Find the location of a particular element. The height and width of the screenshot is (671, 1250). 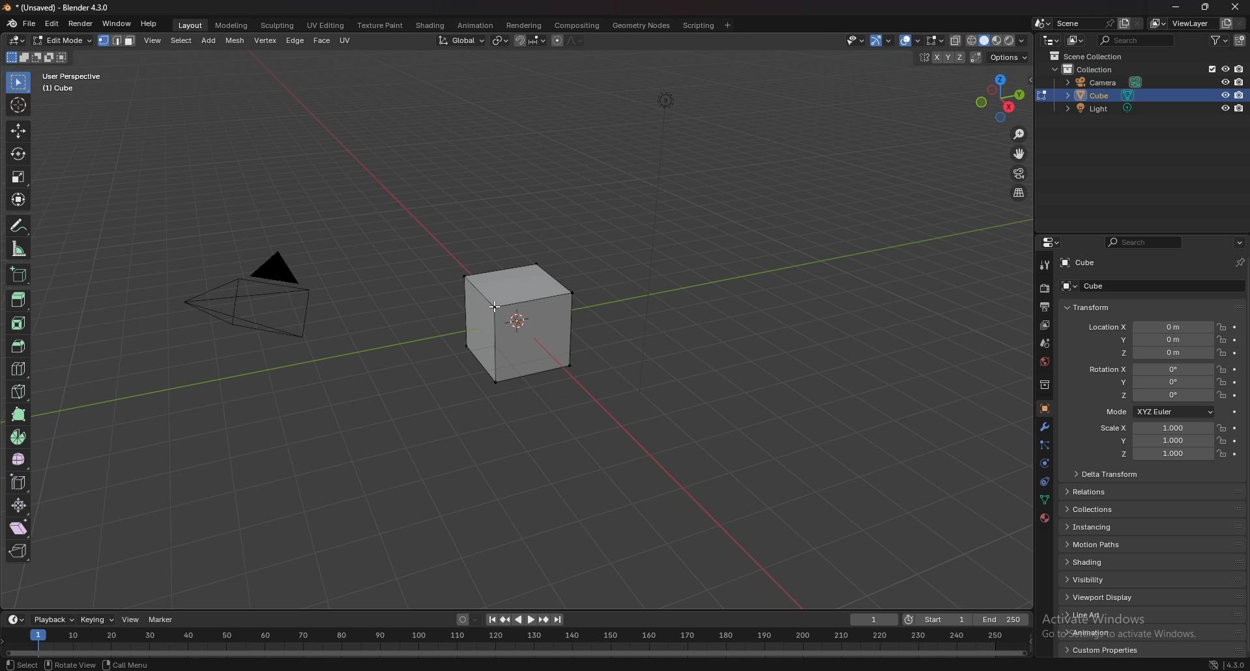

annotate is located at coordinates (19, 225).